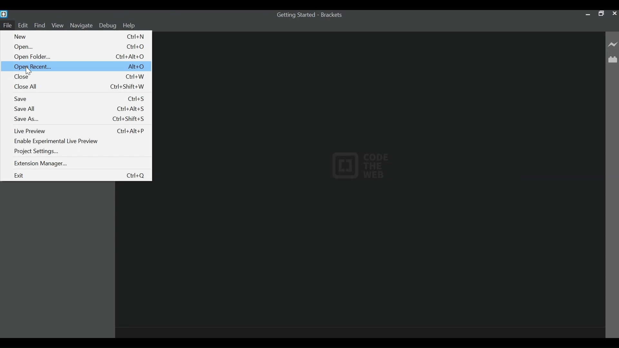 This screenshot has height=348, width=619. I want to click on View, so click(58, 25).